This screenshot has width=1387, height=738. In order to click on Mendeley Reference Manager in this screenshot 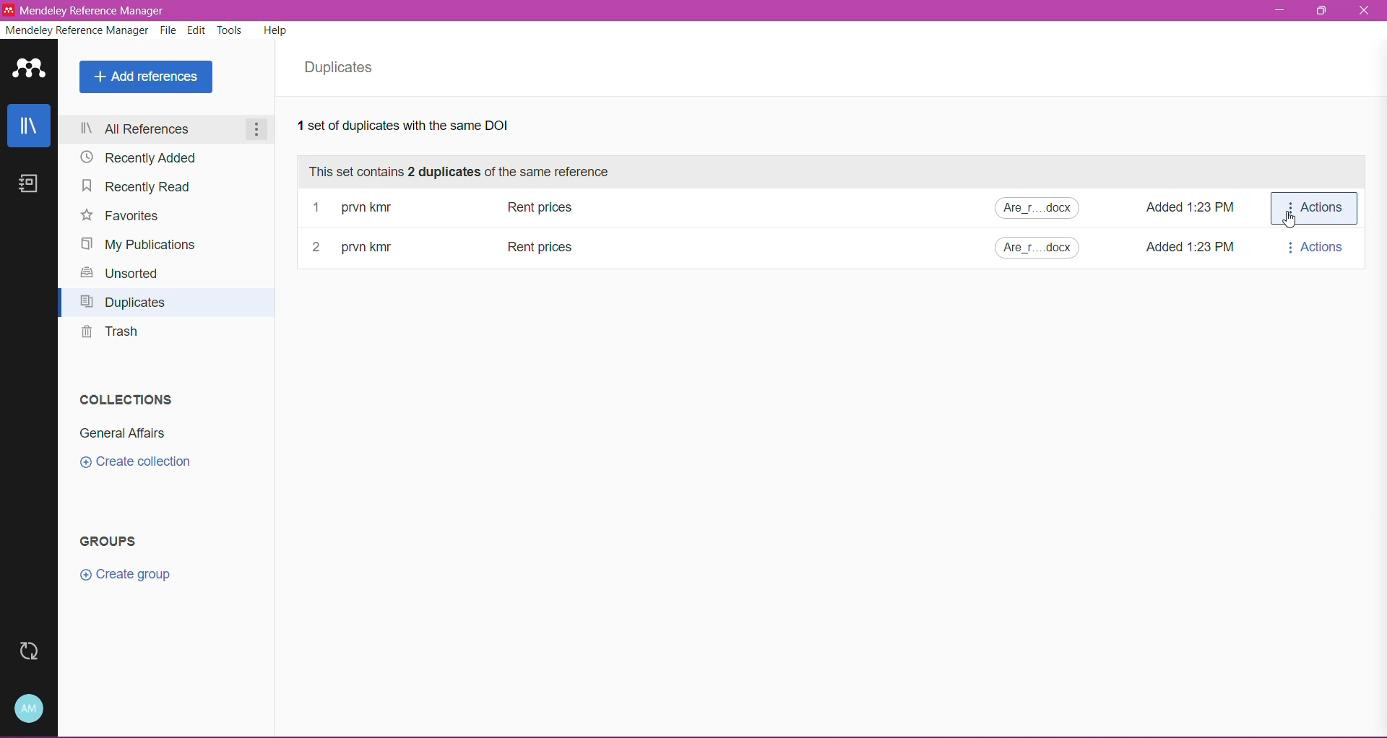, I will do `click(77, 32)`.